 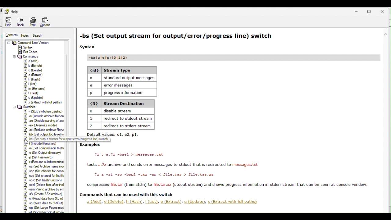 I want to click on Index, so click(x=24, y=36).